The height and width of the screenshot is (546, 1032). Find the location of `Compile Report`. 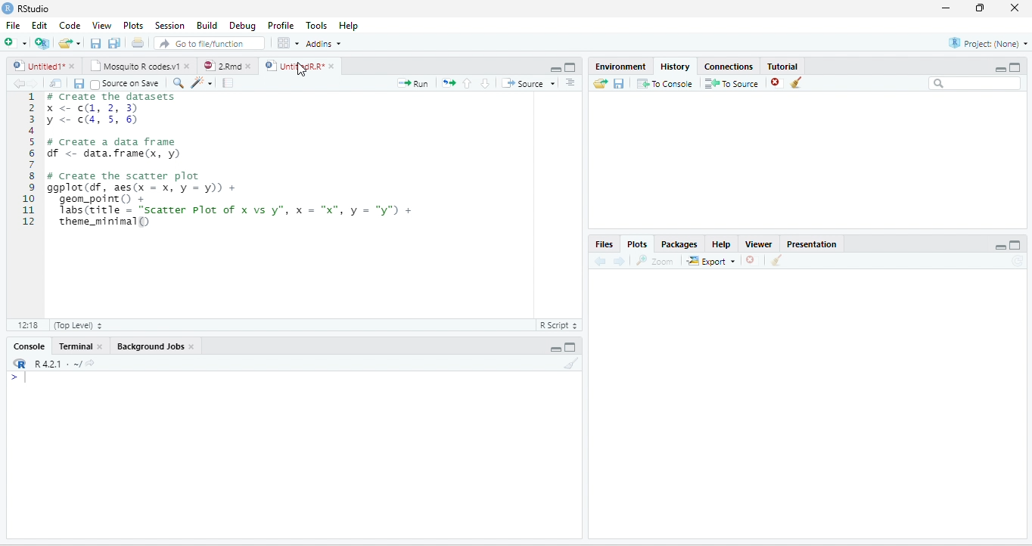

Compile Report is located at coordinates (228, 83).